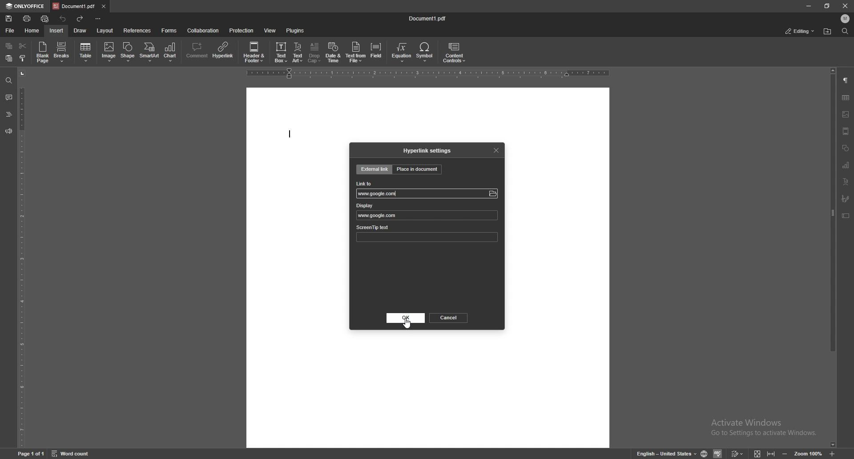  Describe the element at coordinates (846, 18) in the screenshot. I see `profile` at that location.